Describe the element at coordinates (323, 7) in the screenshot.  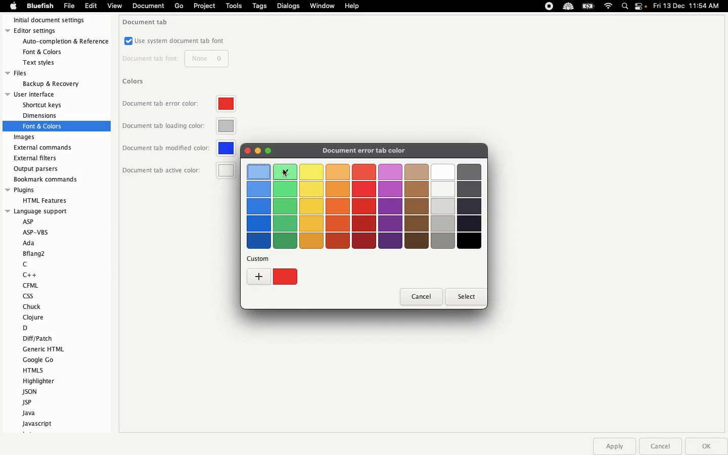
I see `Window` at that location.